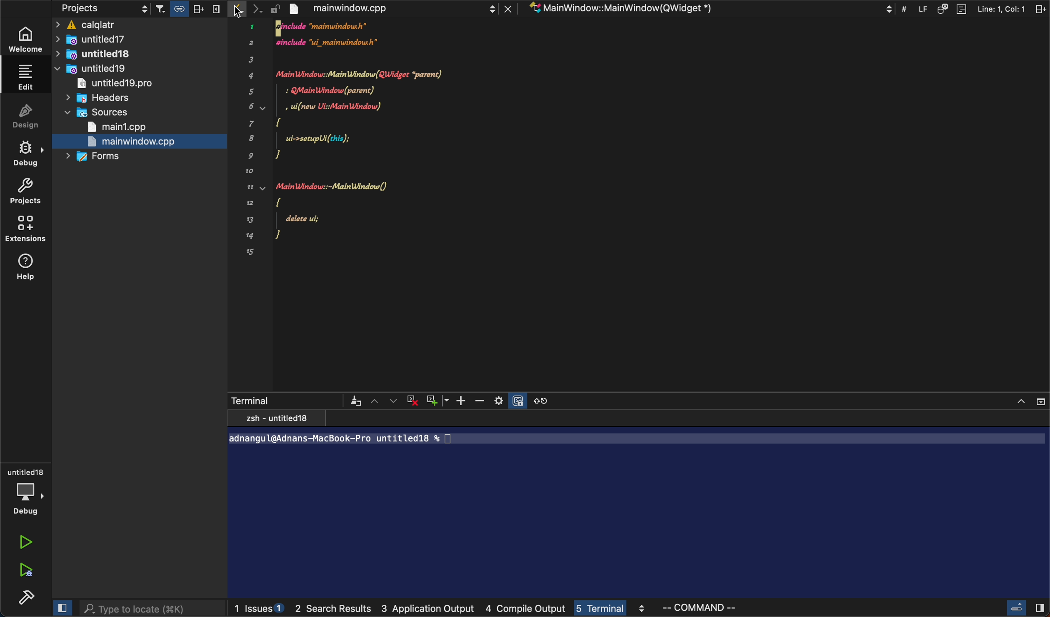 This screenshot has width=1050, height=617. Describe the element at coordinates (100, 113) in the screenshot. I see `sources` at that location.